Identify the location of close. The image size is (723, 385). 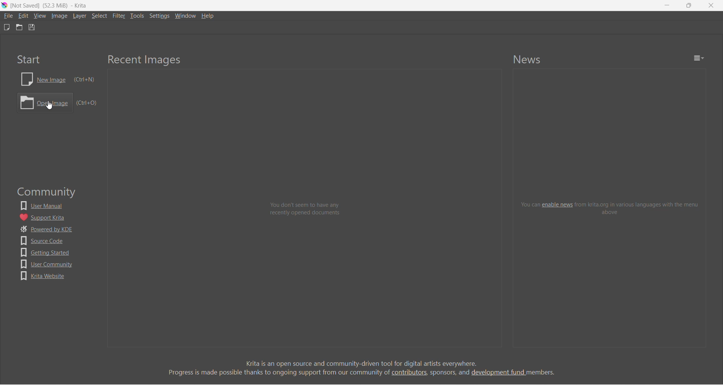
(711, 5).